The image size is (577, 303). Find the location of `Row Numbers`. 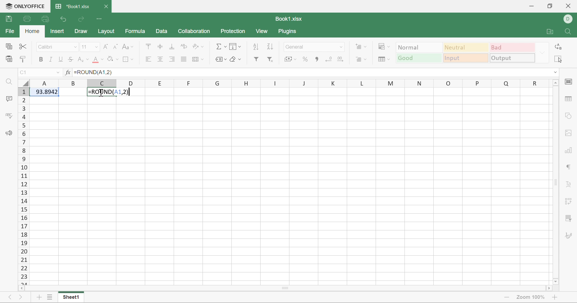

Row Numbers is located at coordinates (24, 186).